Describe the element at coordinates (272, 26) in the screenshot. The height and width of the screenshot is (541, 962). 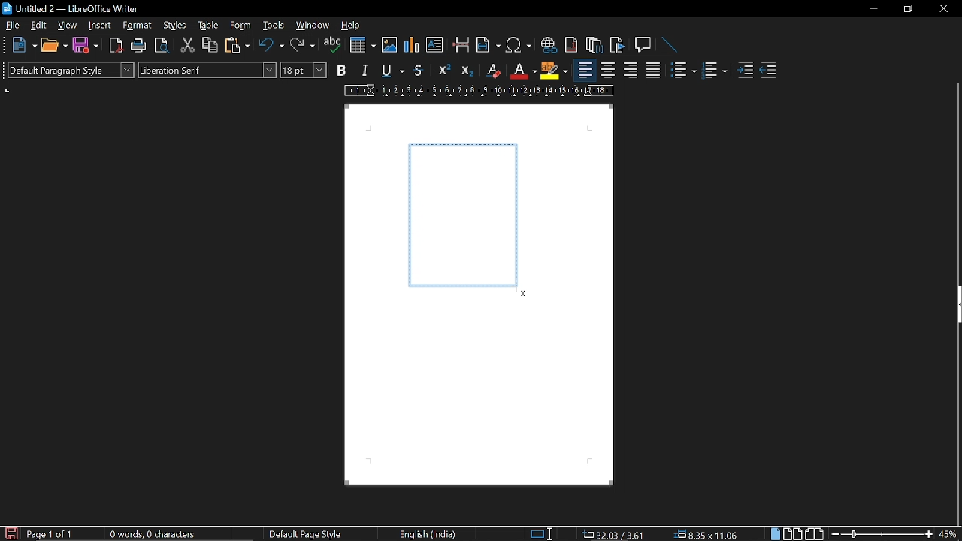
I see `tools` at that location.